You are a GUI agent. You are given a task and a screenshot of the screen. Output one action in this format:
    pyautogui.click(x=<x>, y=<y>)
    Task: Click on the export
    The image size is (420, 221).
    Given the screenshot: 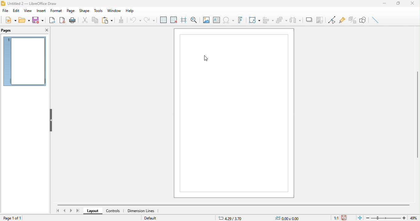 What is the action you would take?
    pyautogui.click(x=51, y=20)
    